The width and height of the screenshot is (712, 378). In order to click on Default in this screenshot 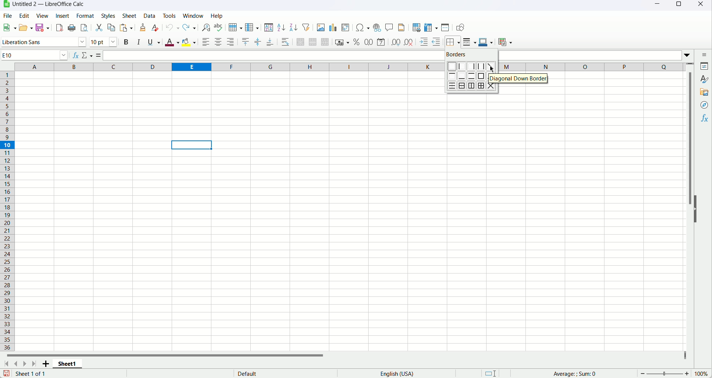, I will do `click(277, 374)`.